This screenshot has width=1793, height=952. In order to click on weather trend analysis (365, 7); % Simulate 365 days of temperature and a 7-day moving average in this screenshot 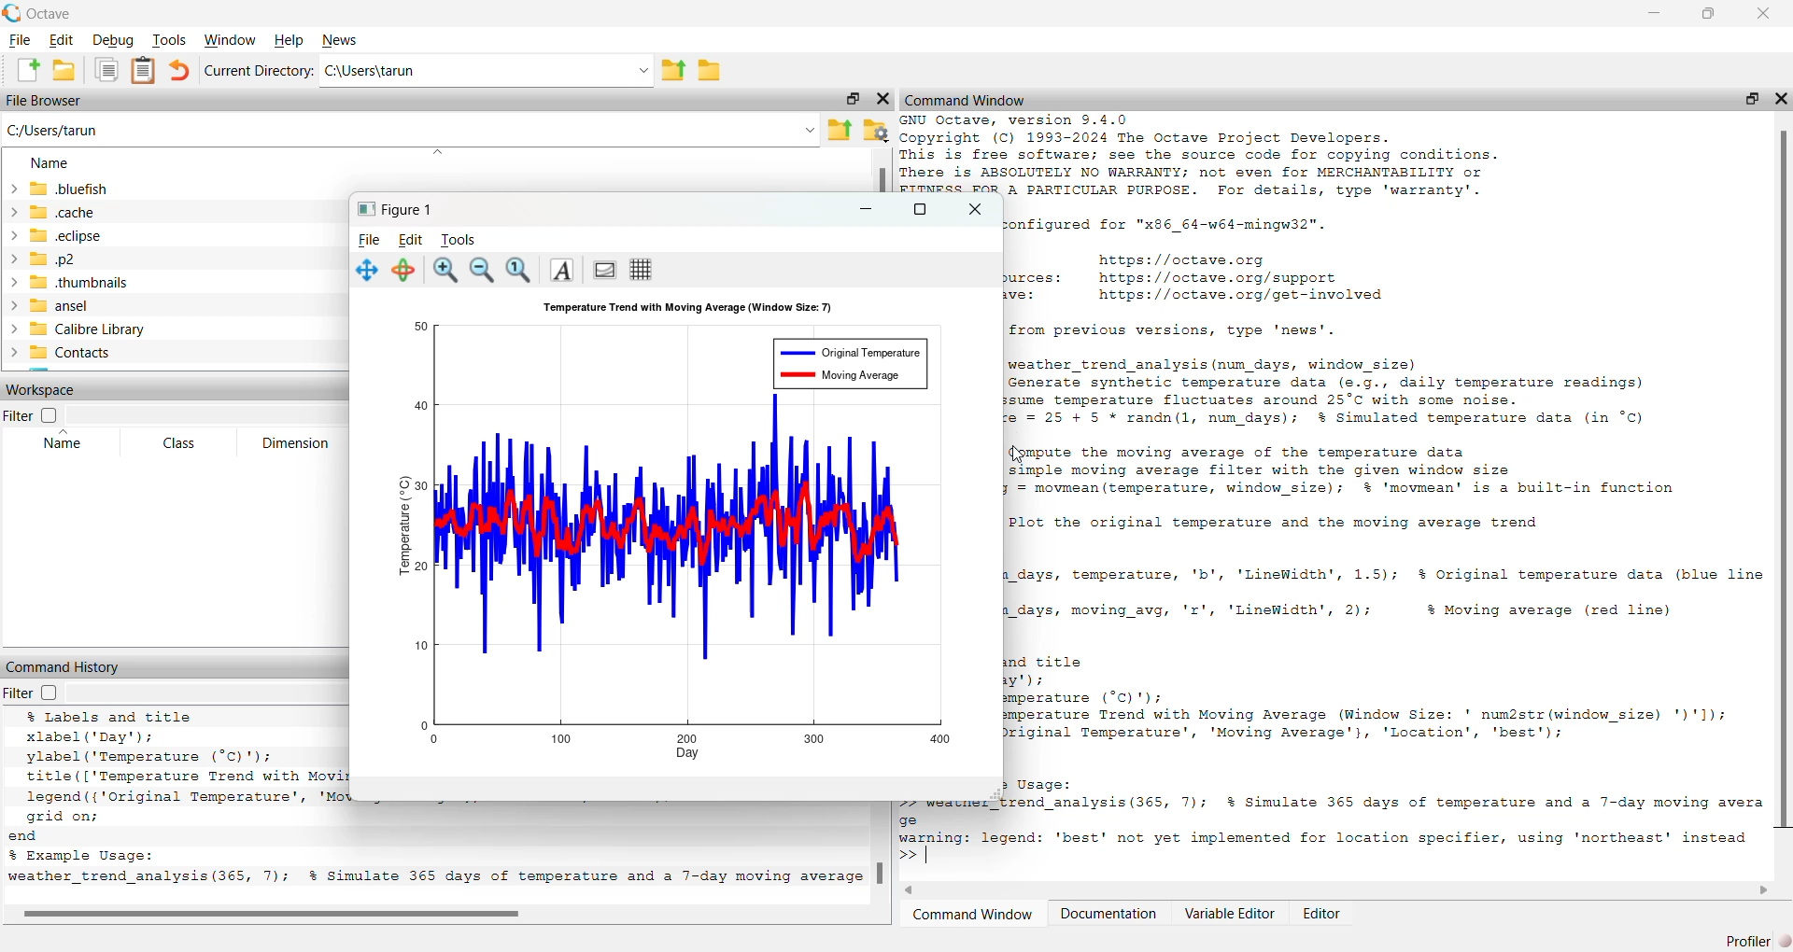, I will do `click(433, 875)`.